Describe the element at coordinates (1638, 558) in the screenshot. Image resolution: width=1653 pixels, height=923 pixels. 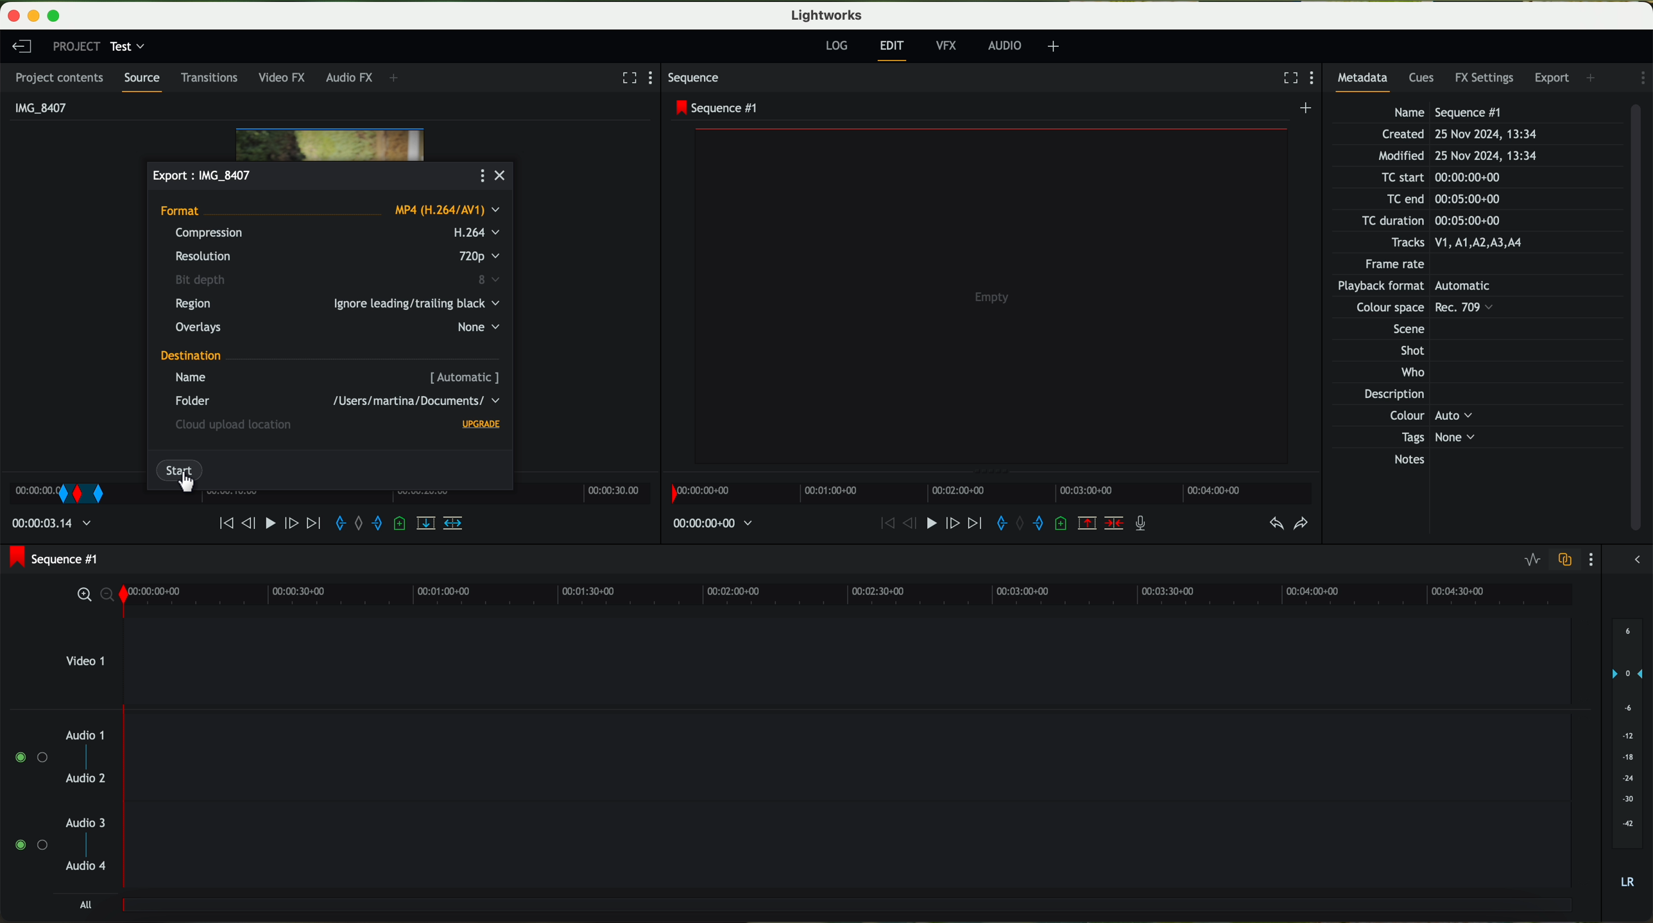
I see `show/hide the full audio mix menu` at that location.